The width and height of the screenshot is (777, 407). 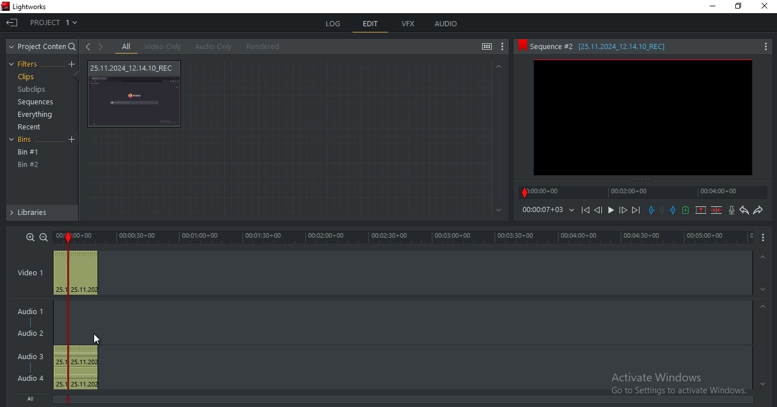 What do you see at coordinates (585, 209) in the screenshot?
I see `playback icons` at bounding box center [585, 209].